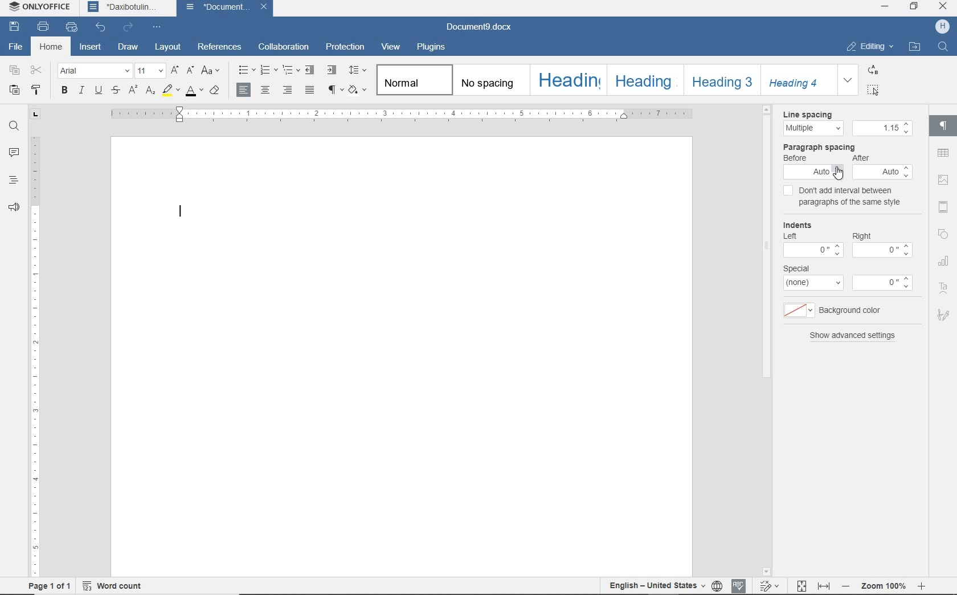 This screenshot has height=595, width=957. I want to click on special, so click(796, 268).